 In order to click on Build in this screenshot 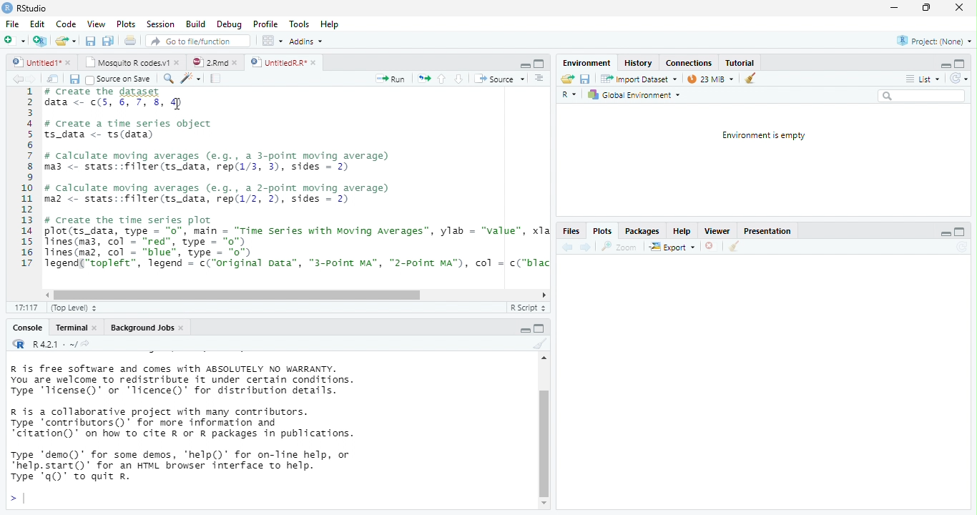, I will do `click(195, 24)`.